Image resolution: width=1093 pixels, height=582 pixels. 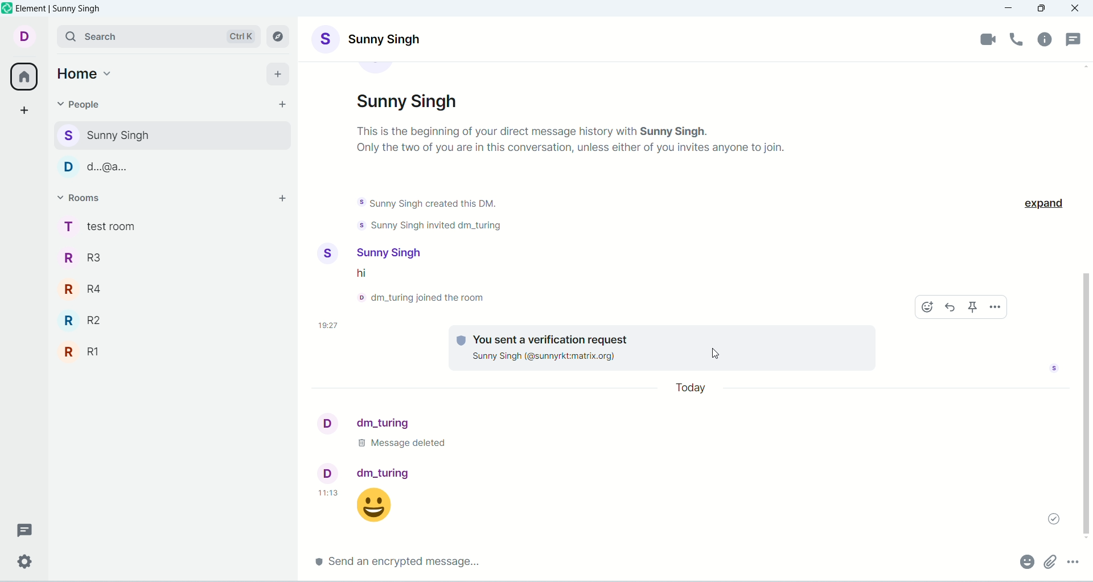 What do you see at coordinates (173, 349) in the screenshot?
I see `R1` at bounding box center [173, 349].